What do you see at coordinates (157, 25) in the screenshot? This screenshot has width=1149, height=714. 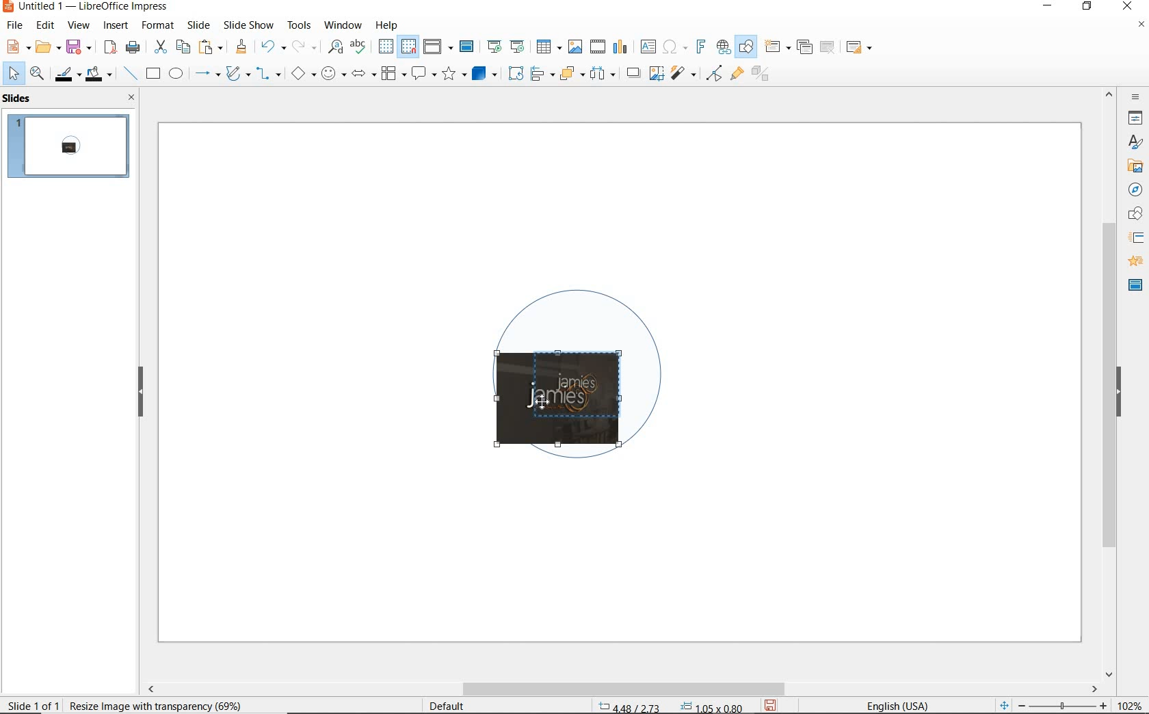 I see `format` at bounding box center [157, 25].